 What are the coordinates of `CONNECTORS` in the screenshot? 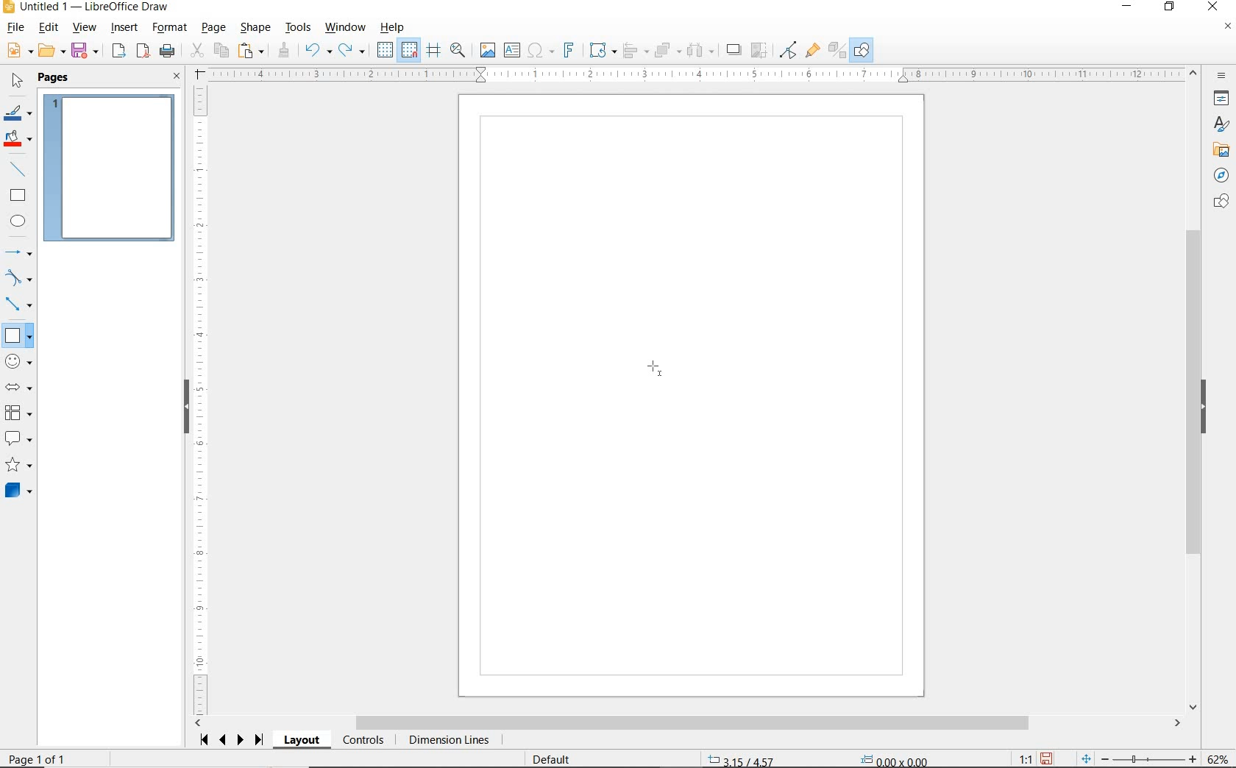 It's located at (18, 305).